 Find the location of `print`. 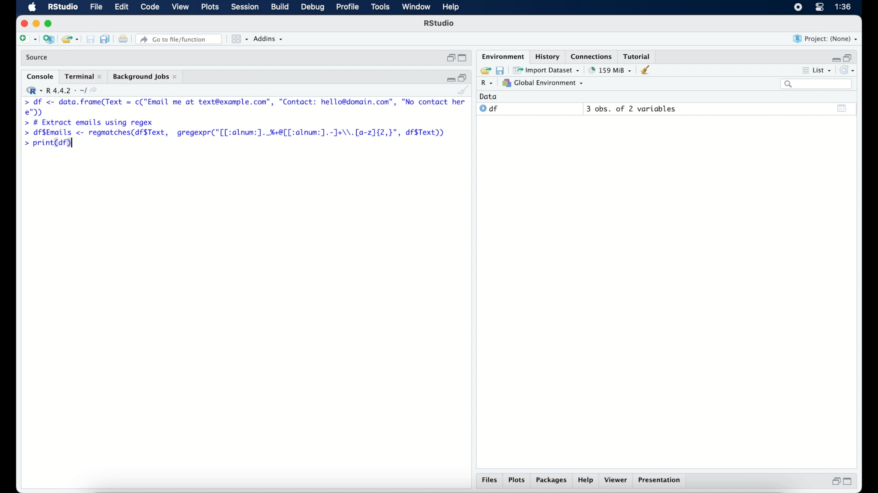

print is located at coordinates (123, 39).